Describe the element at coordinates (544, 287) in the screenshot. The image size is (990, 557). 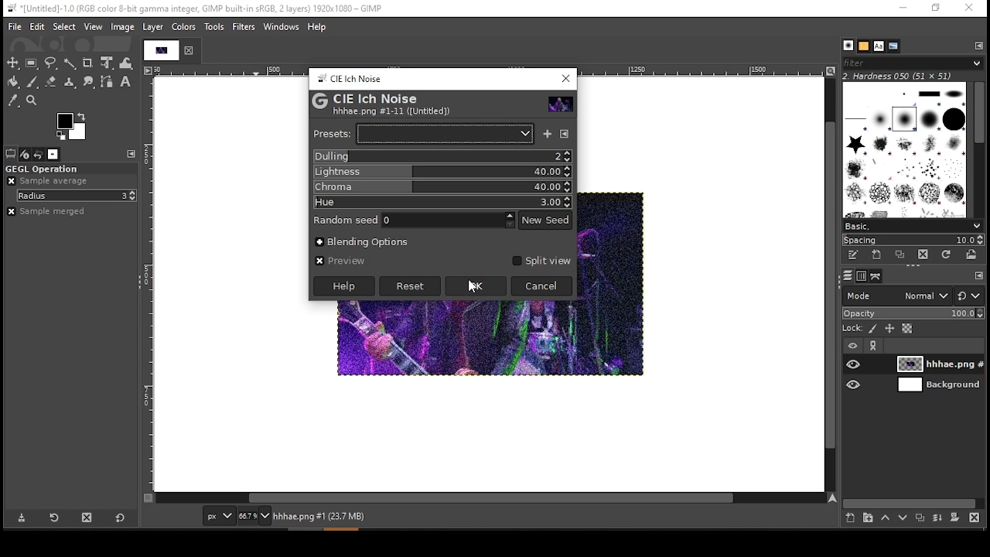
I see `cancel` at that location.